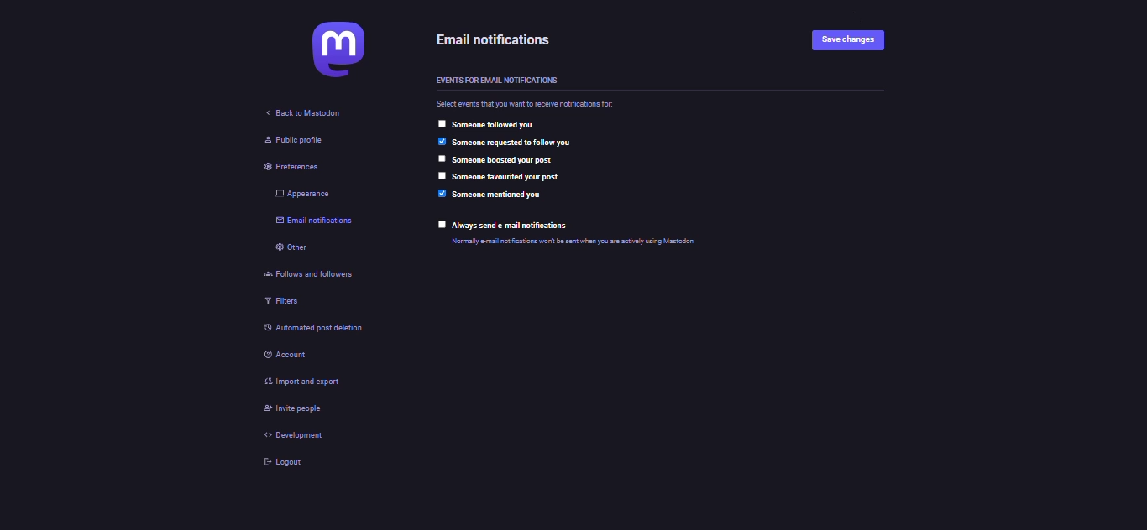 The image size is (1147, 530). I want to click on invite people, so click(293, 409).